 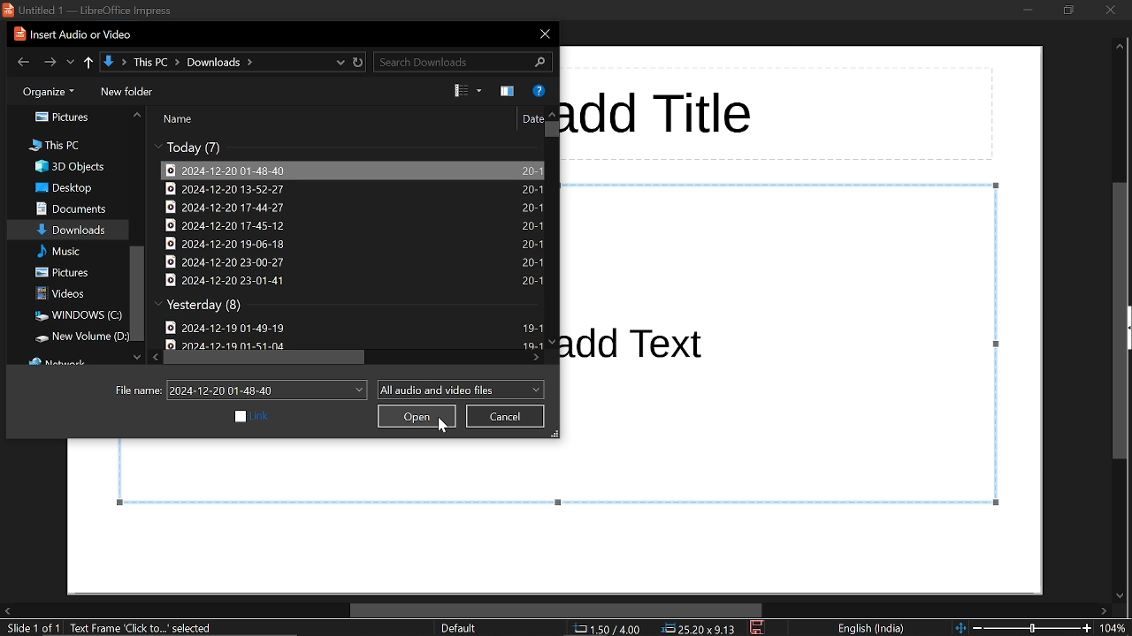 What do you see at coordinates (66, 189) in the screenshot?
I see `desktop` at bounding box center [66, 189].